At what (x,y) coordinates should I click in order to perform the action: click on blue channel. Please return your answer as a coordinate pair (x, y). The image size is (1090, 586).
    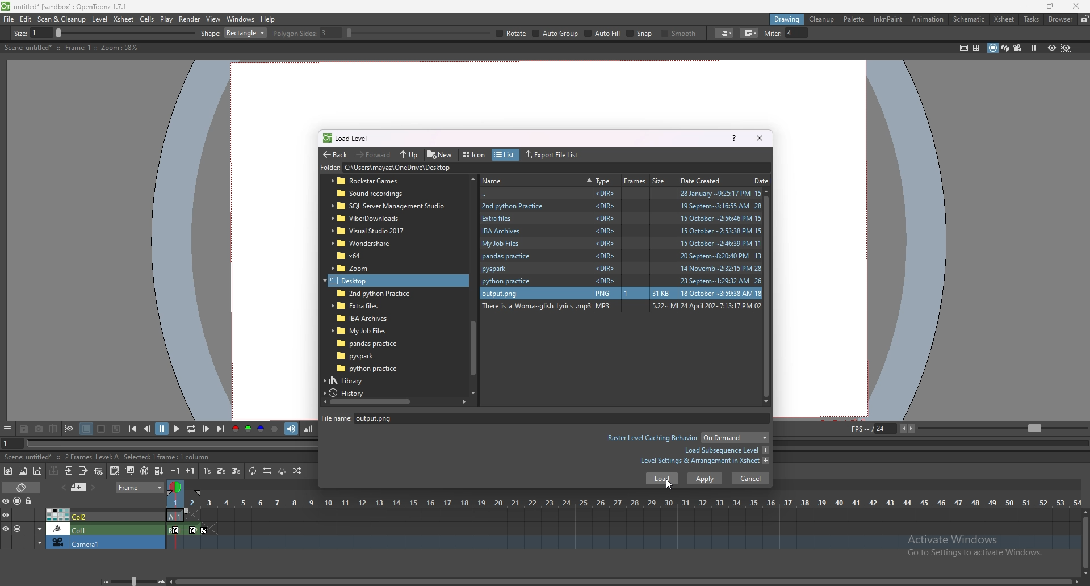
    Looking at the image, I should click on (261, 429).